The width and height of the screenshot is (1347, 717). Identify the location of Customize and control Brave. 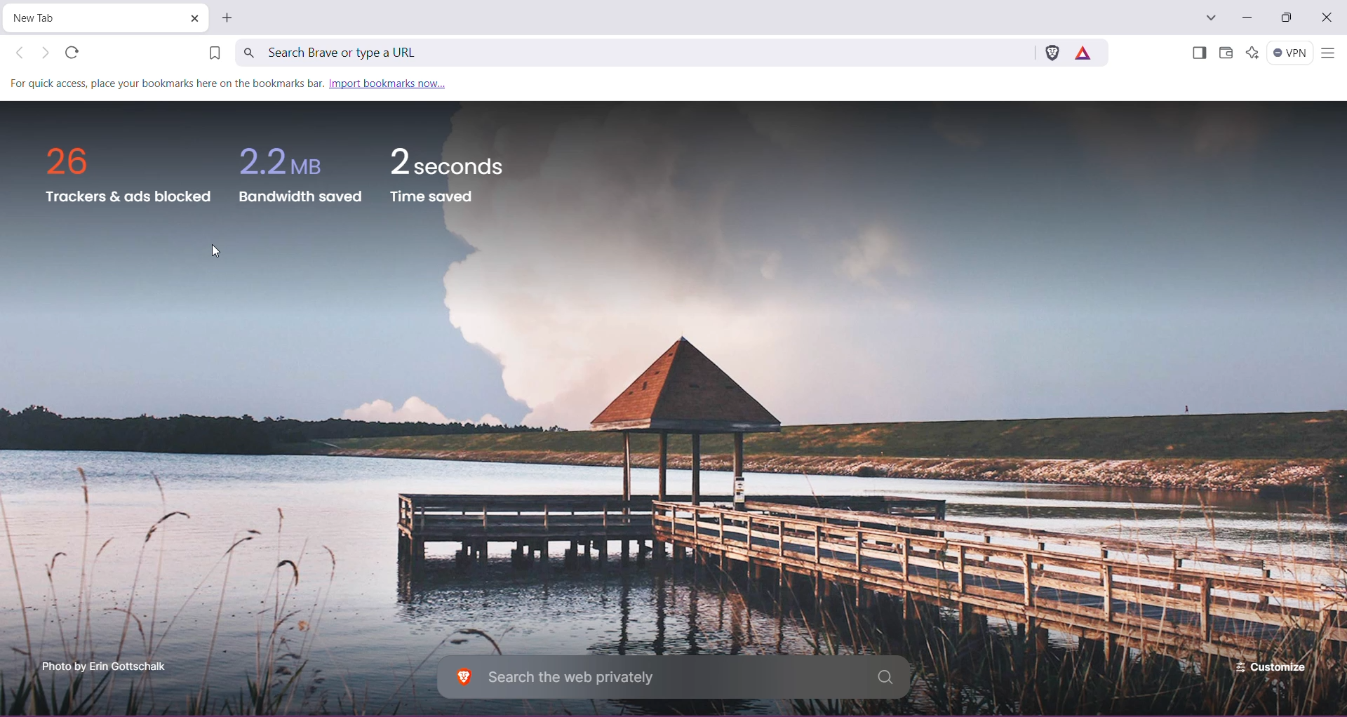
(1329, 53).